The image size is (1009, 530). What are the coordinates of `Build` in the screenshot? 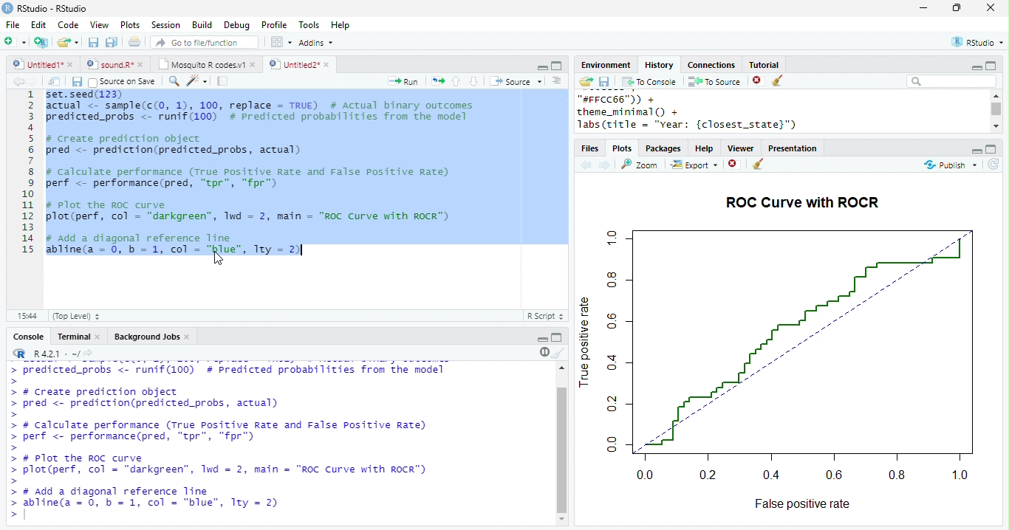 It's located at (202, 25).